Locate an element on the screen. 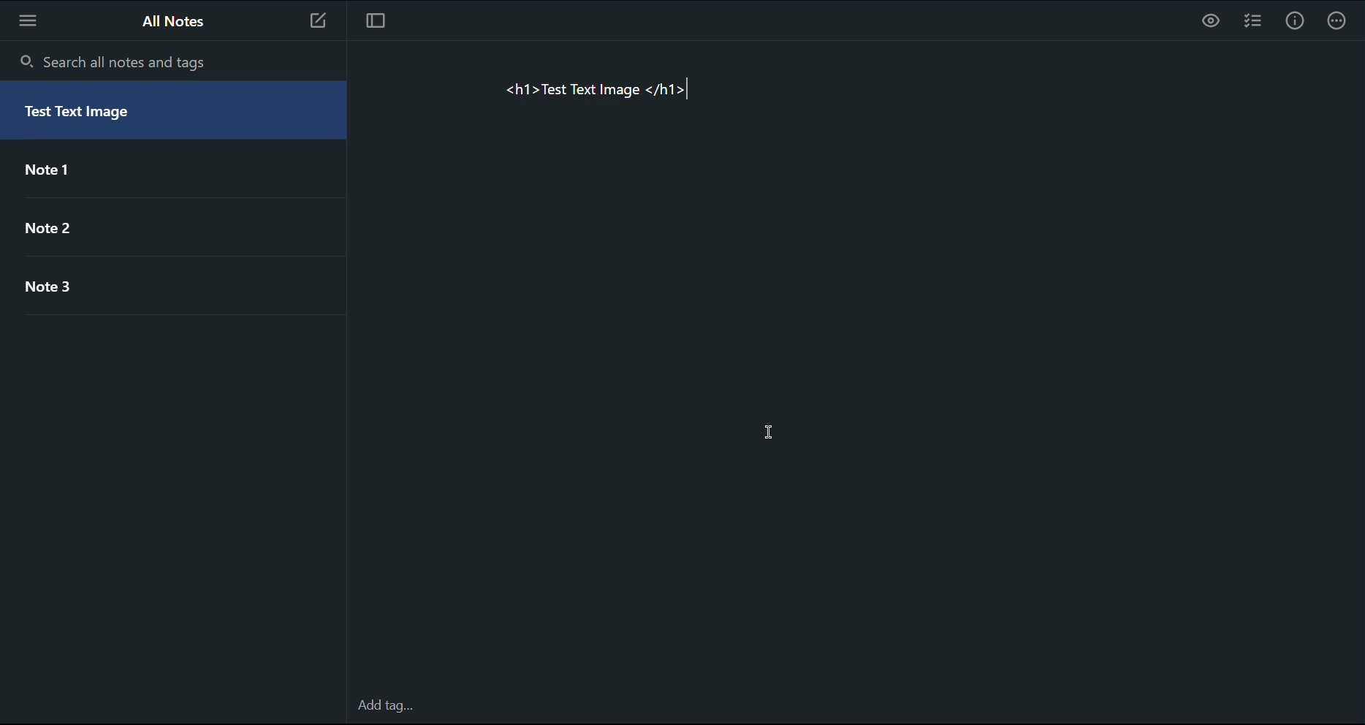 Image resolution: width=1365 pixels, height=725 pixels. Note 2 is located at coordinates (67, 226).